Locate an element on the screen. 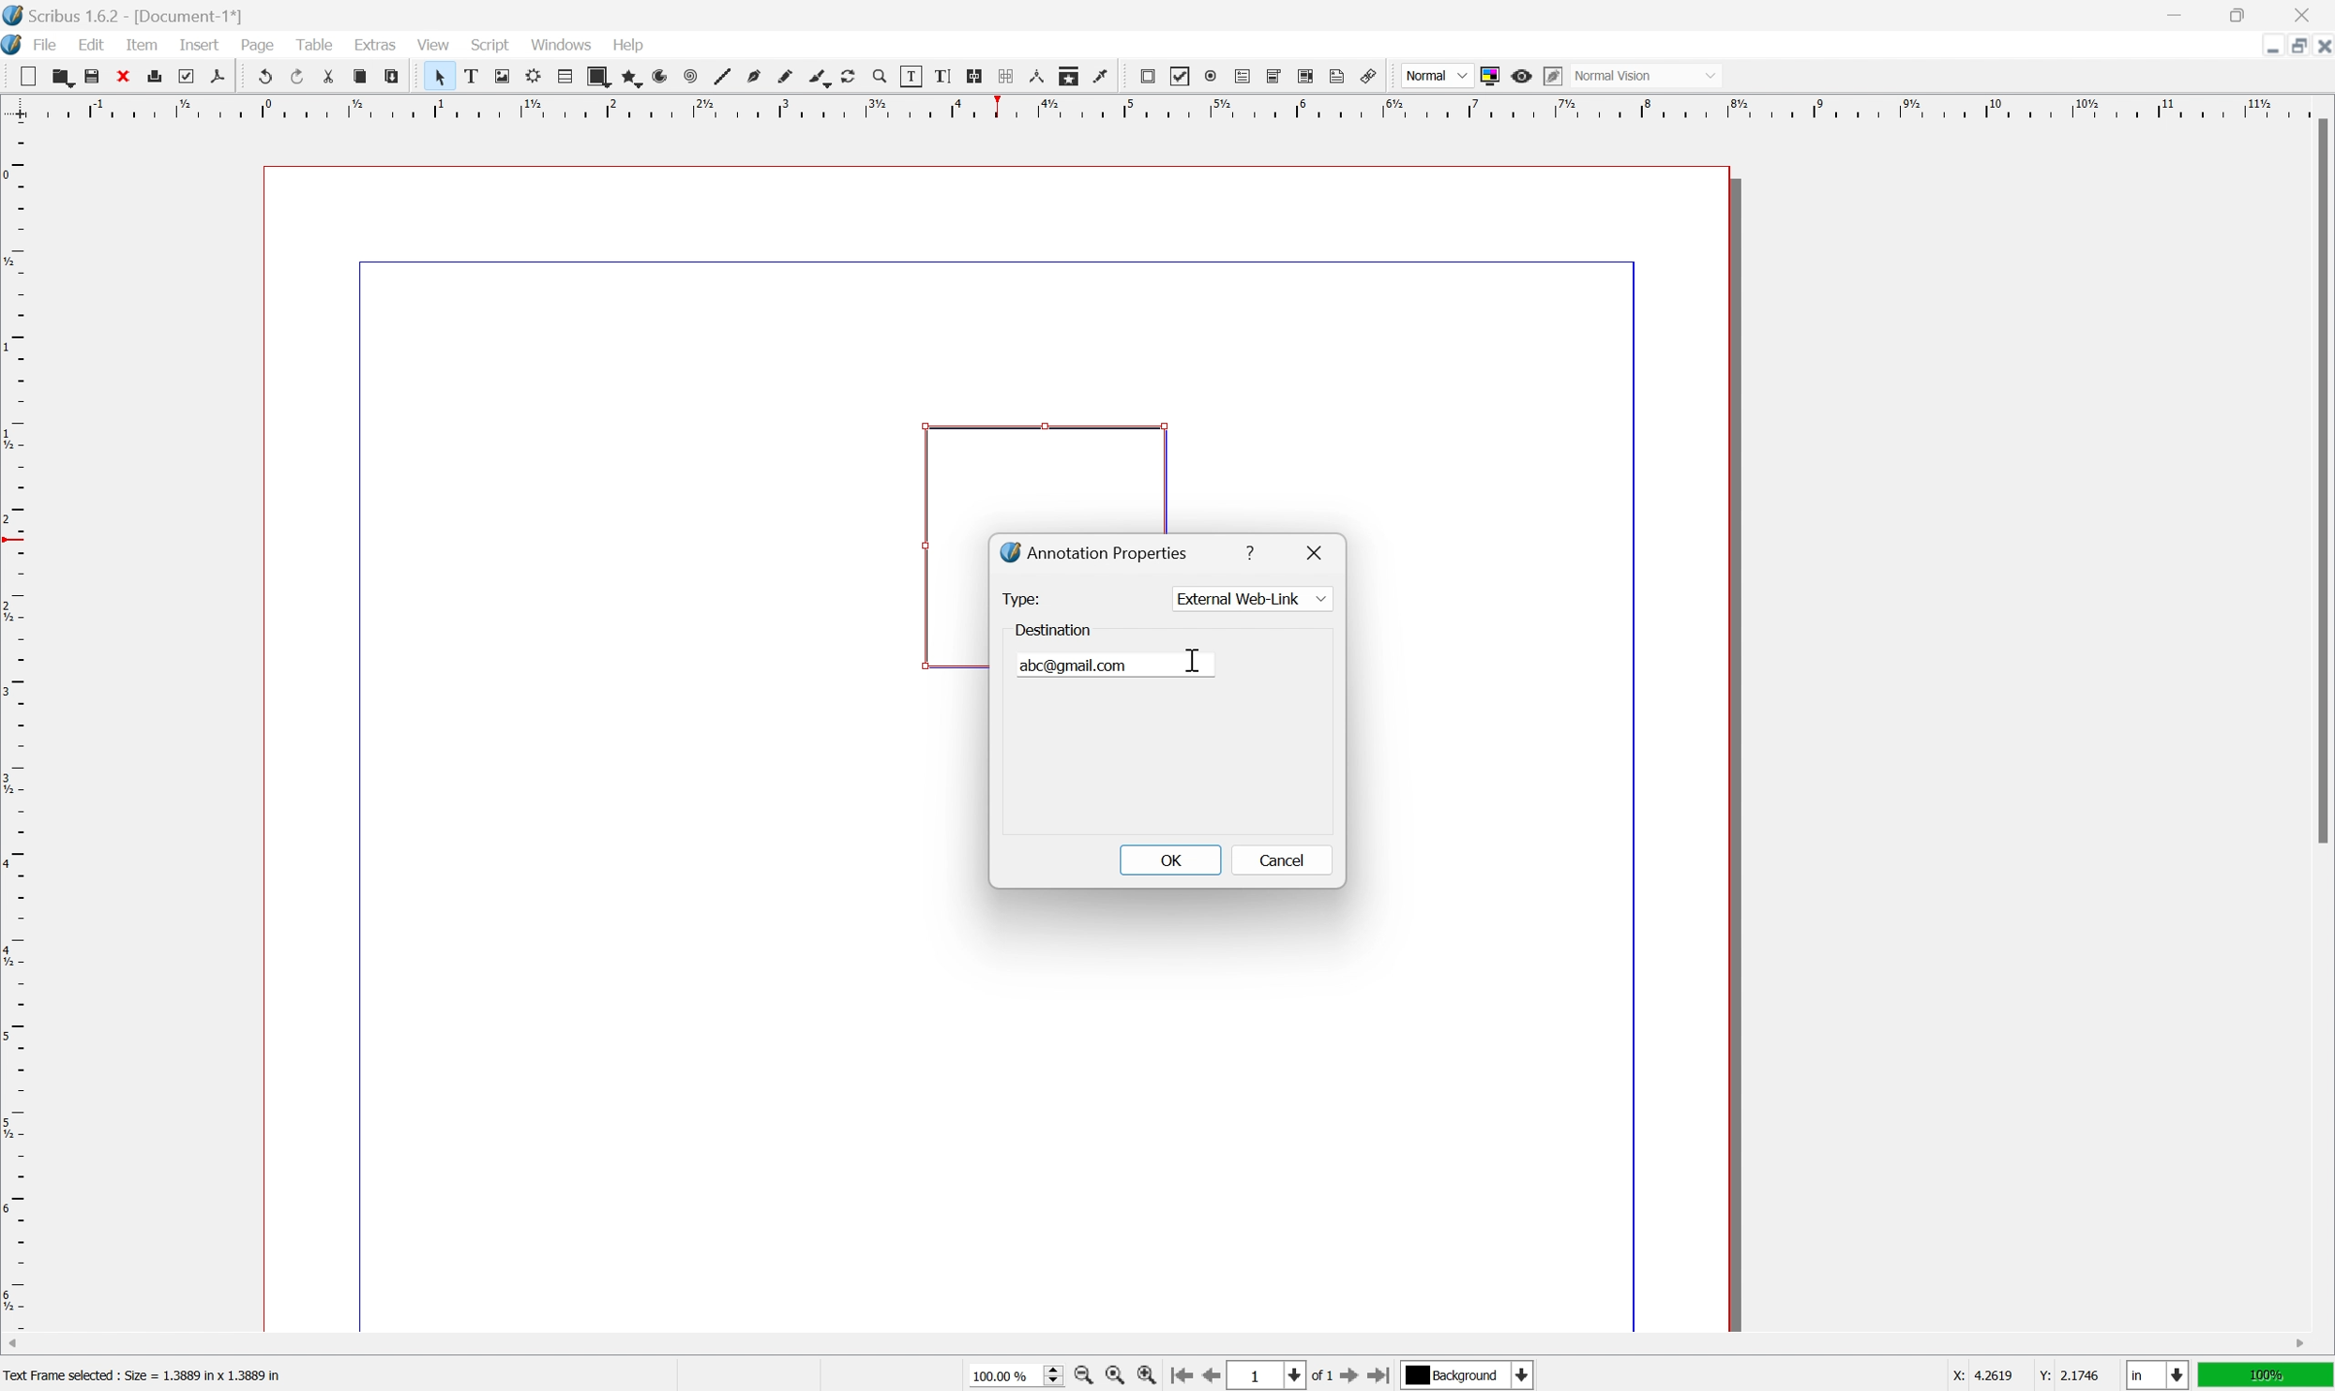 This screenshot has width=2335, height=1391. Help is located at coordinates (631, 46).